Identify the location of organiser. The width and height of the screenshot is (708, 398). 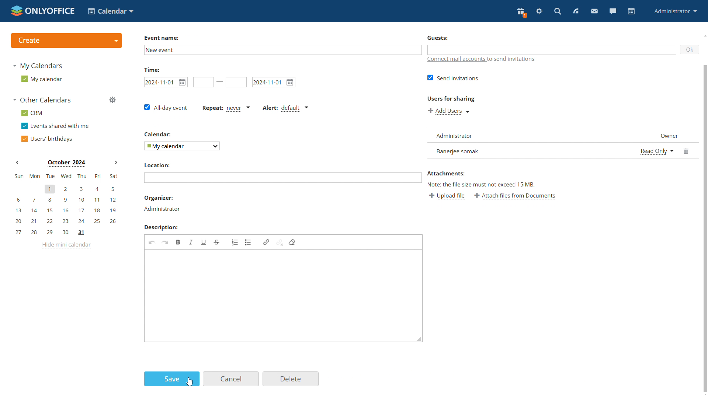
(160, 198).